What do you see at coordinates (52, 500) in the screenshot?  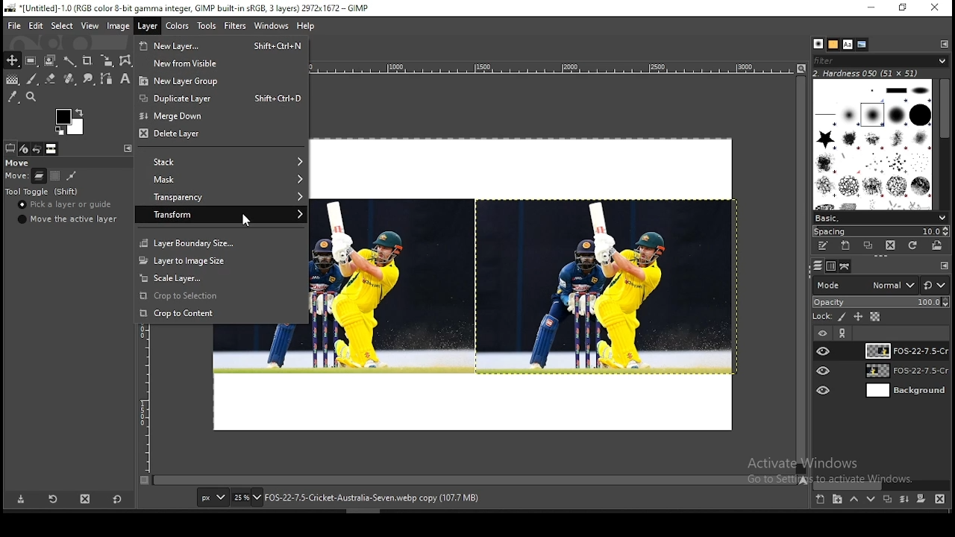 I see `restore tool preset` at bounding box center [52, 500].